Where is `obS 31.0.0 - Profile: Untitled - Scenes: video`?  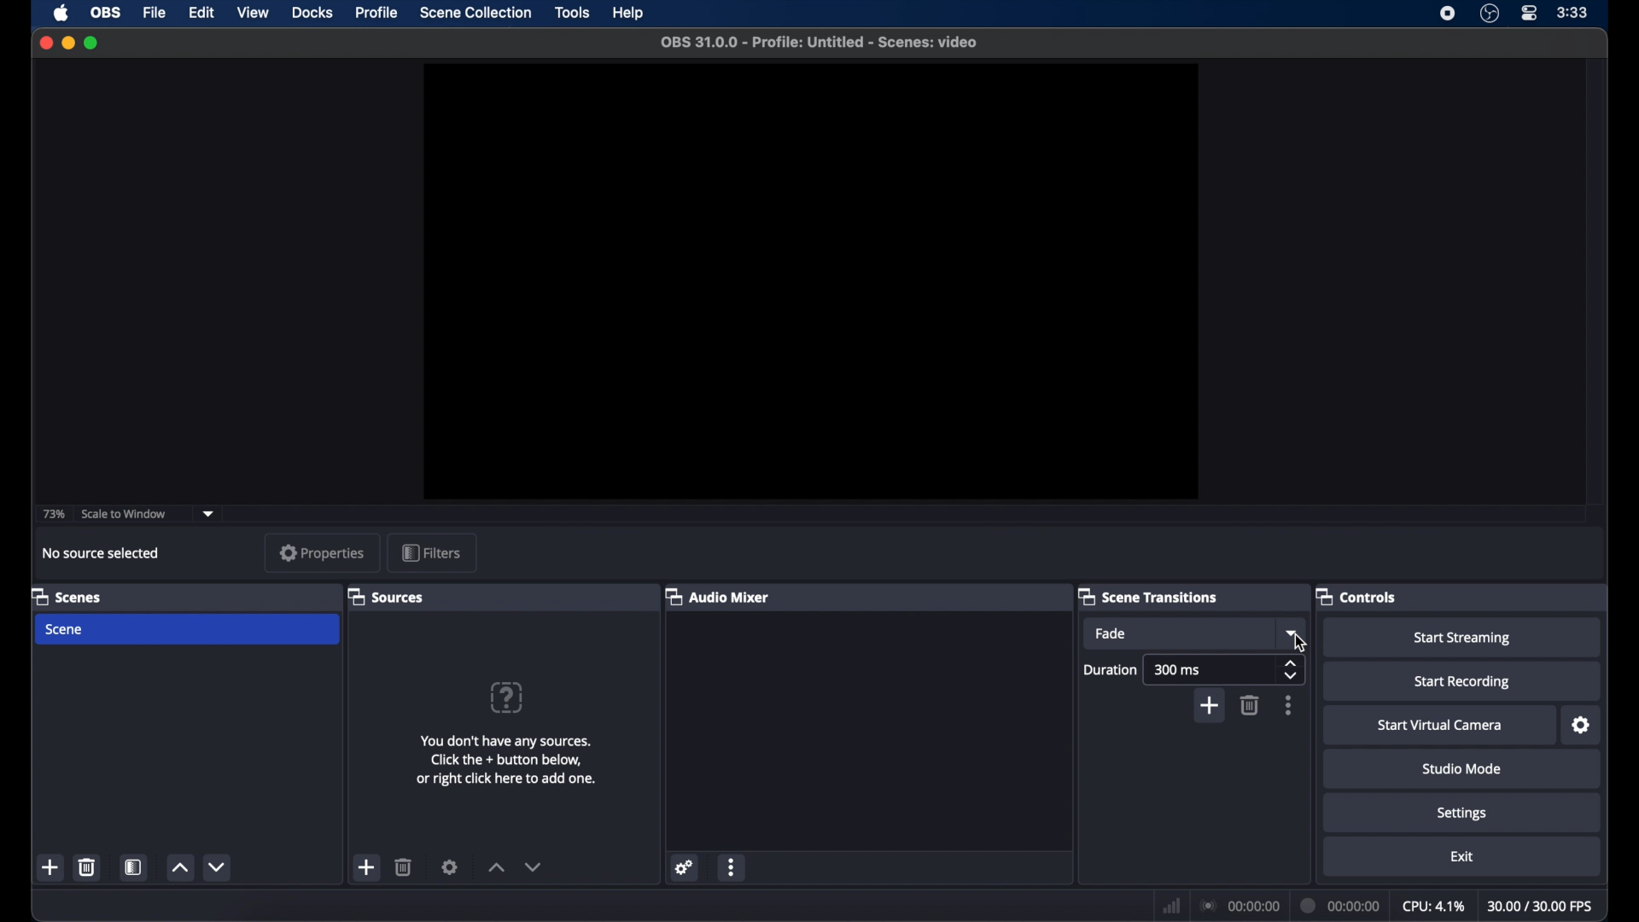
obS 31.0.0 - Profile: Untitled - Scenes: video is located at coordinates (828, 46).